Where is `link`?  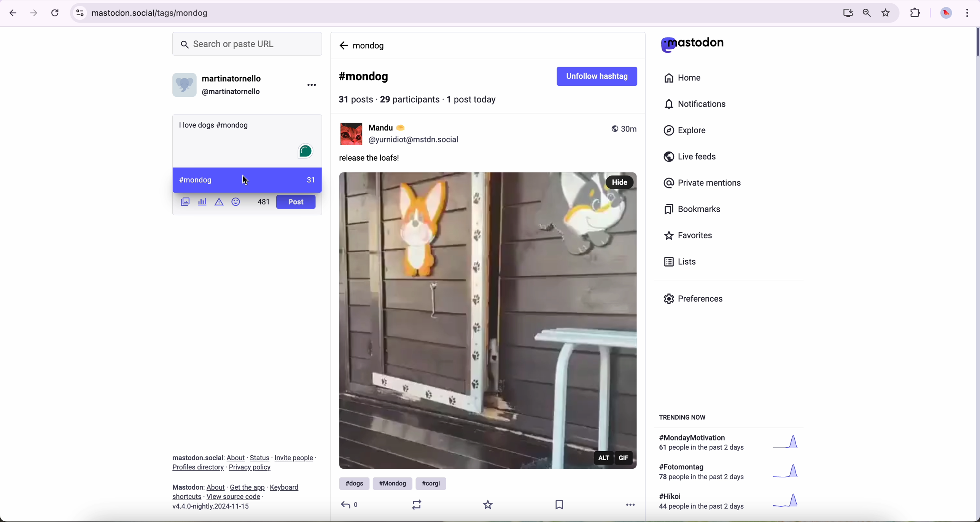
link is located at coordinates (285, 488).